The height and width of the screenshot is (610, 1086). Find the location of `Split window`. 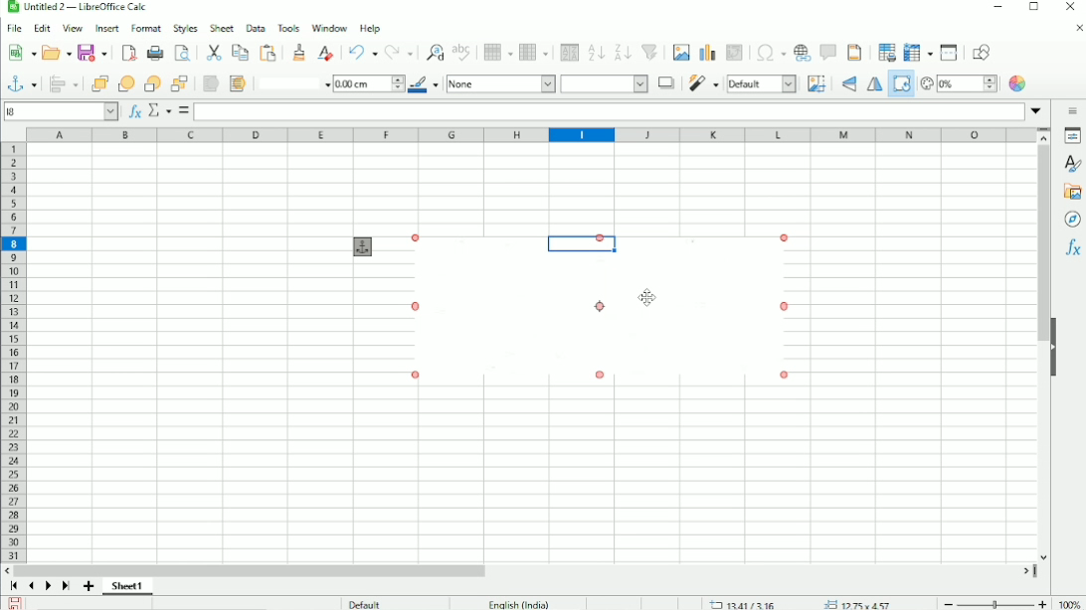

Split window is located at coordinates (949, 53).